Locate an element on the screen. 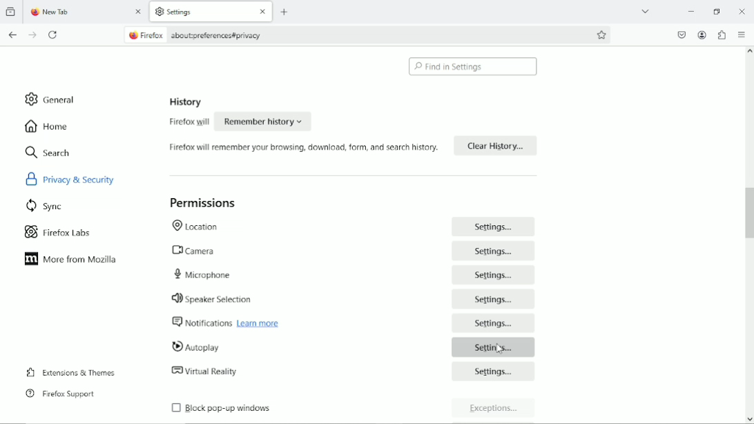 The width and height of the screenshot is (754, 424). minimize is located at coordinates (691, 10).